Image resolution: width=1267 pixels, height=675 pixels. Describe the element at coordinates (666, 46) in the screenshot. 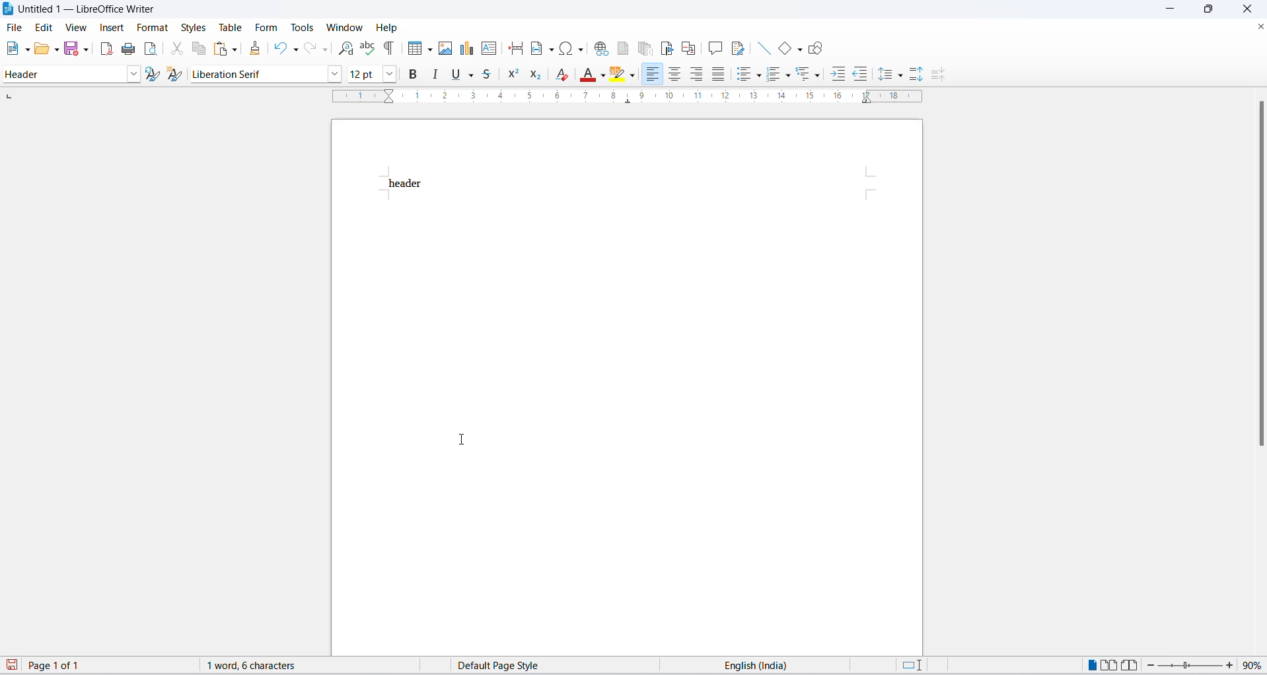

I see `insert bookmark` at that location.